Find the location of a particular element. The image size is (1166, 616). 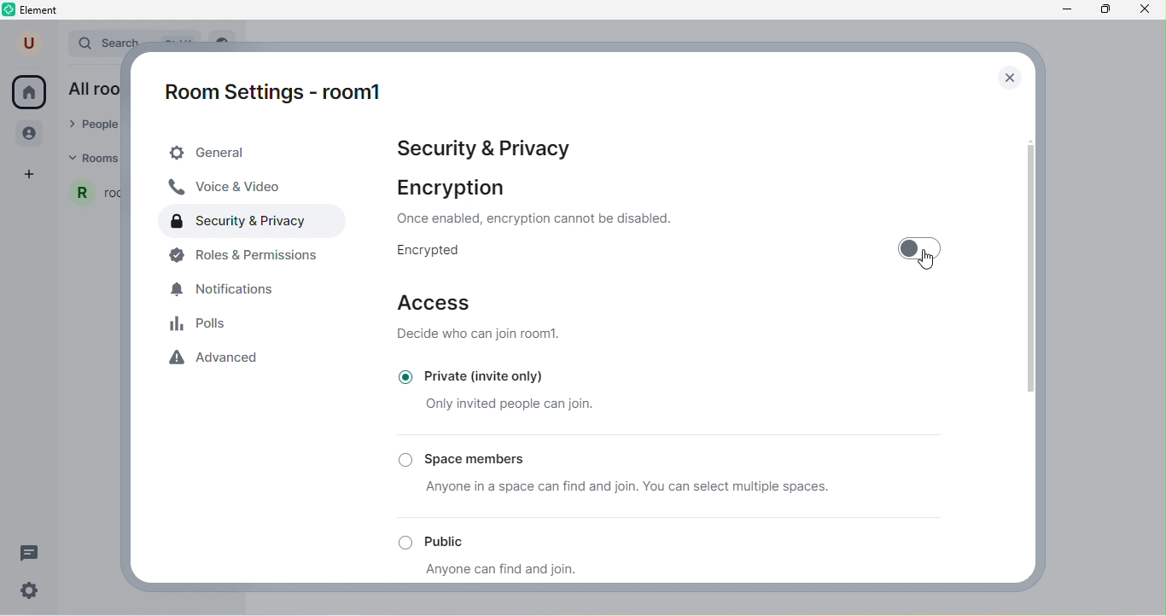

minimize is located at coordinates (1066, 11).